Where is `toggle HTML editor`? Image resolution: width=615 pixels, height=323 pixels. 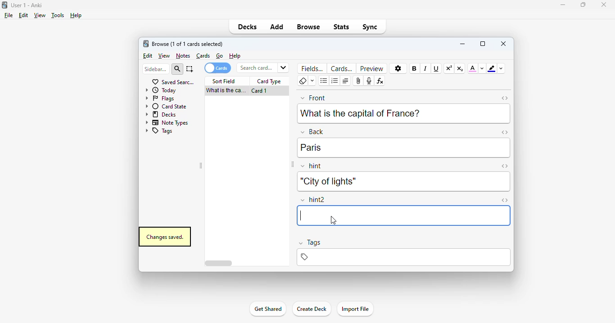 toggle HTML editor is located at coordinates (505, 201).